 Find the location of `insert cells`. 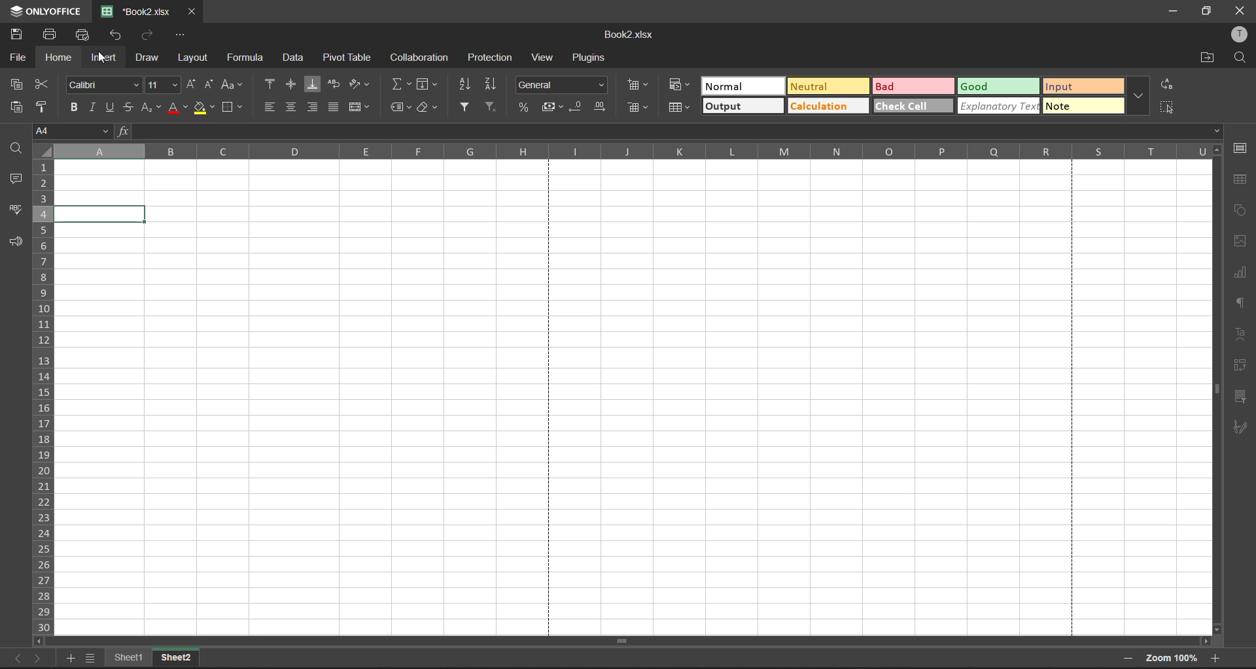

insert cells is located at coordinates (640, 86).